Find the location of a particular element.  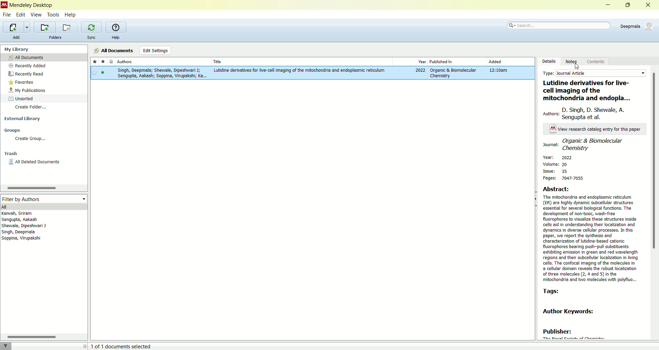

Scrollbar is located at coordinates (31, 188).